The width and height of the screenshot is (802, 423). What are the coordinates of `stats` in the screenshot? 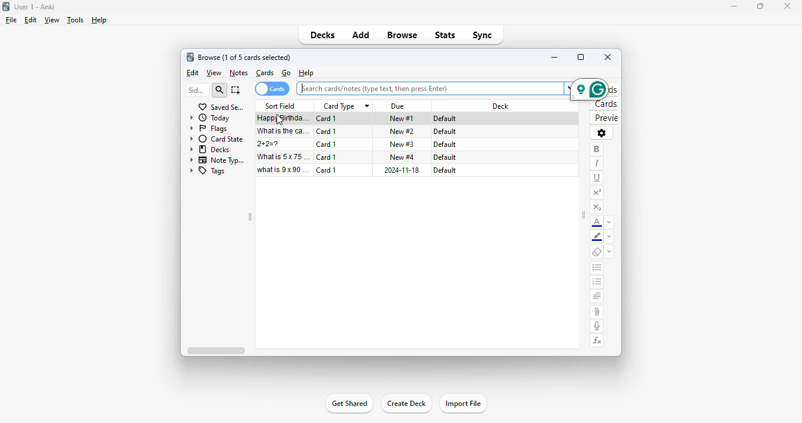 It's located at (446, 35).